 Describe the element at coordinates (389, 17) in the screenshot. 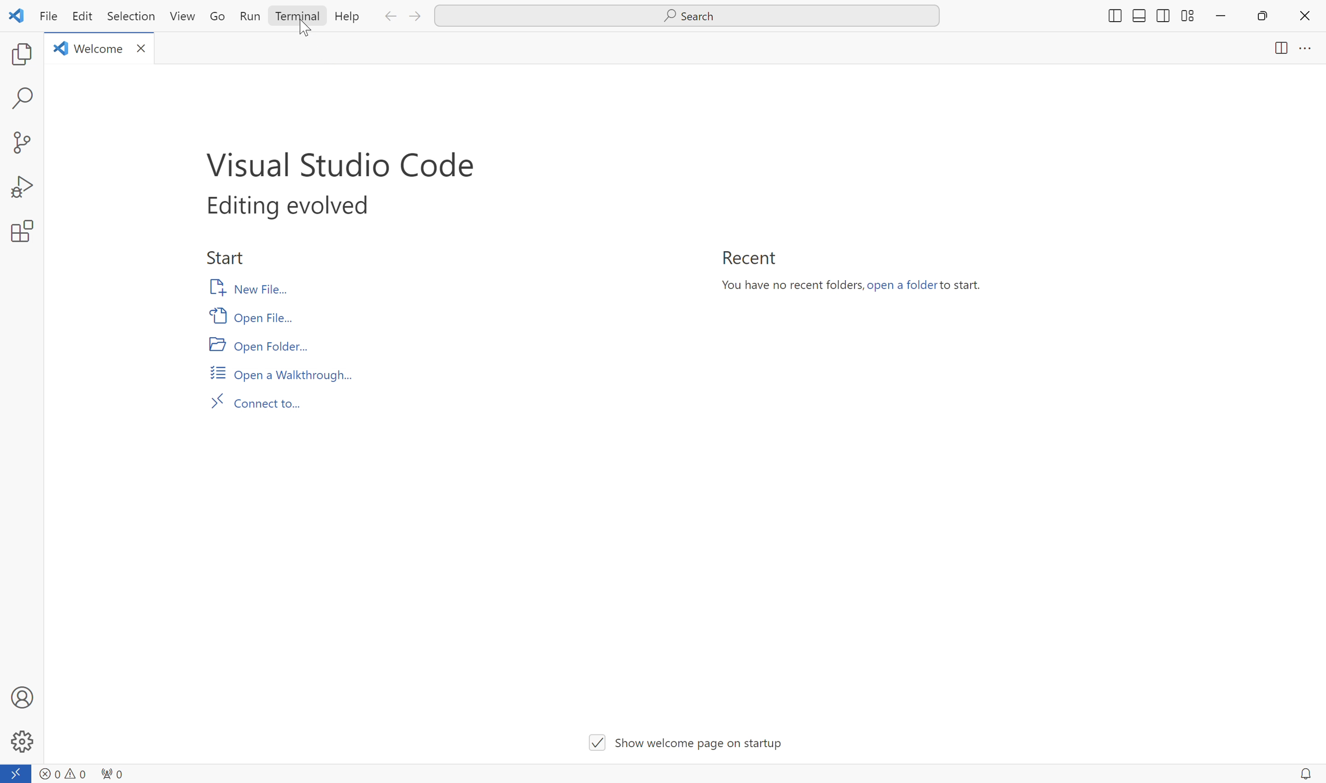

I see `back` at that location.